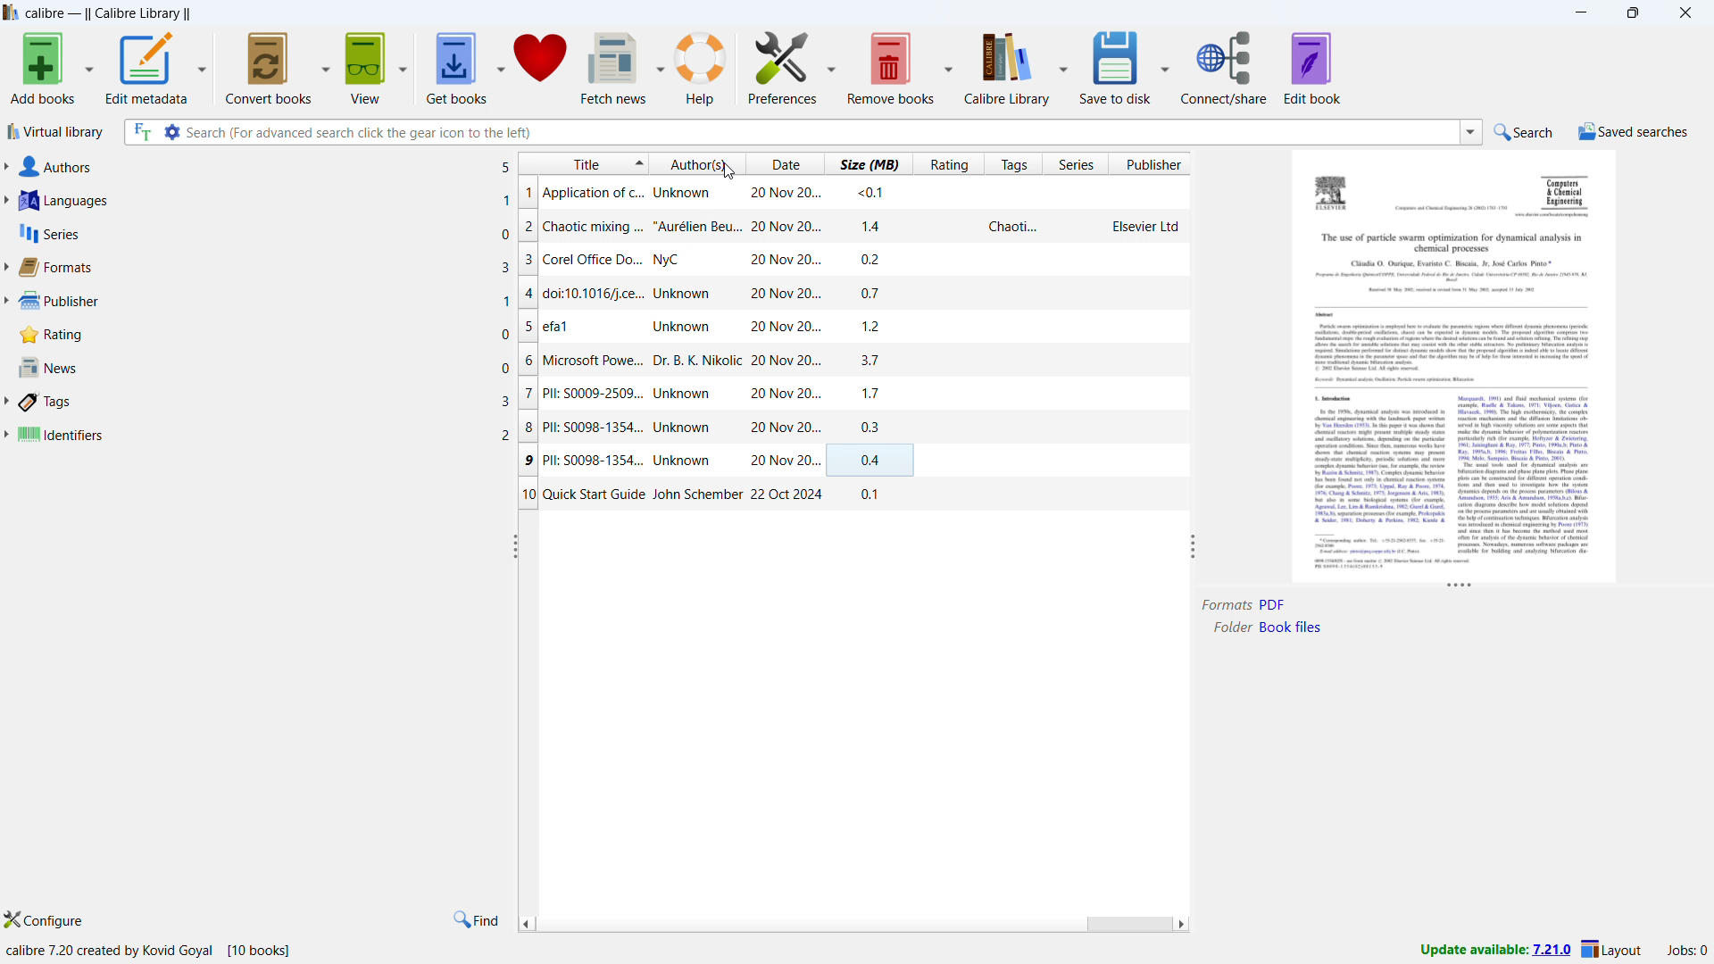 The image size is (1714, 964). What do you see at coordinates (875, 461) in the screenshot?
I see `04` at bounding box center [875, 461].